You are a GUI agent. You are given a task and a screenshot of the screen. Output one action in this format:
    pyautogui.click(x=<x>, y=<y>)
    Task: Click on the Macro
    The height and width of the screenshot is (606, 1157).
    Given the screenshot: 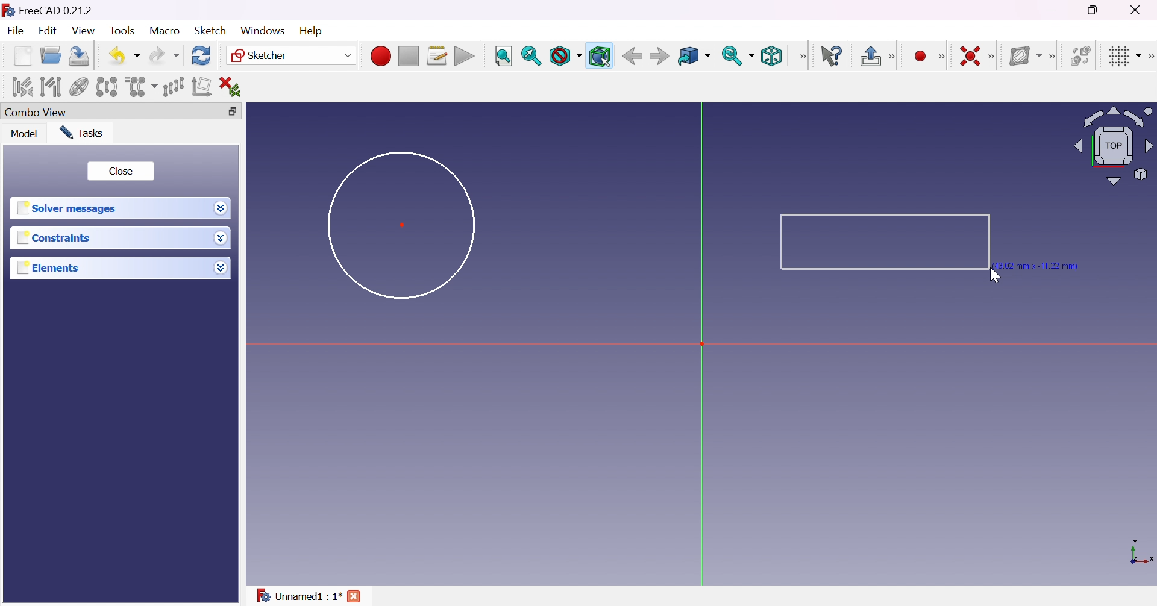 What is the action you would take?
    pyautogui.click(x=165, y=30)
    